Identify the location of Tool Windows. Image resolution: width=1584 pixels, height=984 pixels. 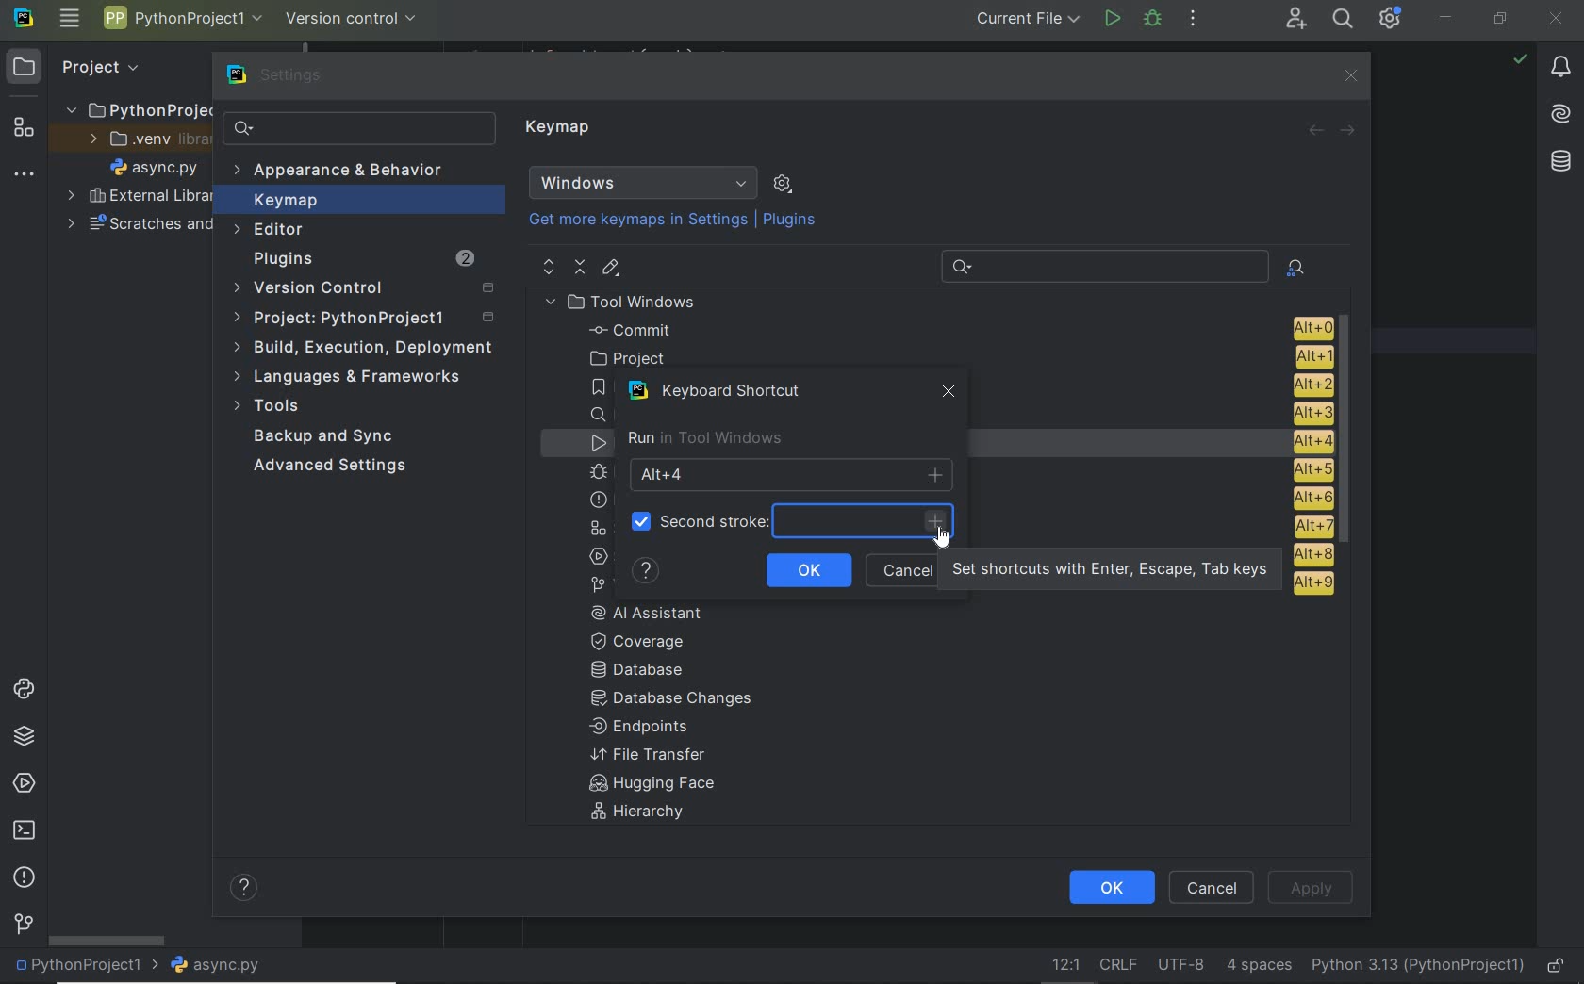
(628, 302).